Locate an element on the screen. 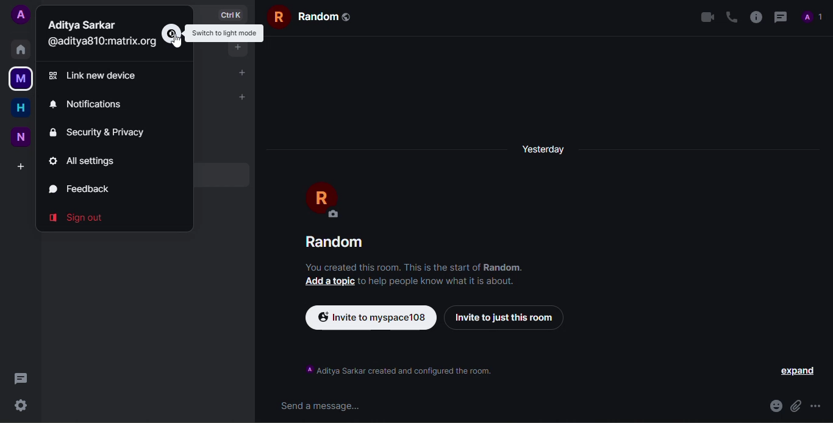 This screenshot has height=423, width=833. accout is located at coordinates (21, 15).